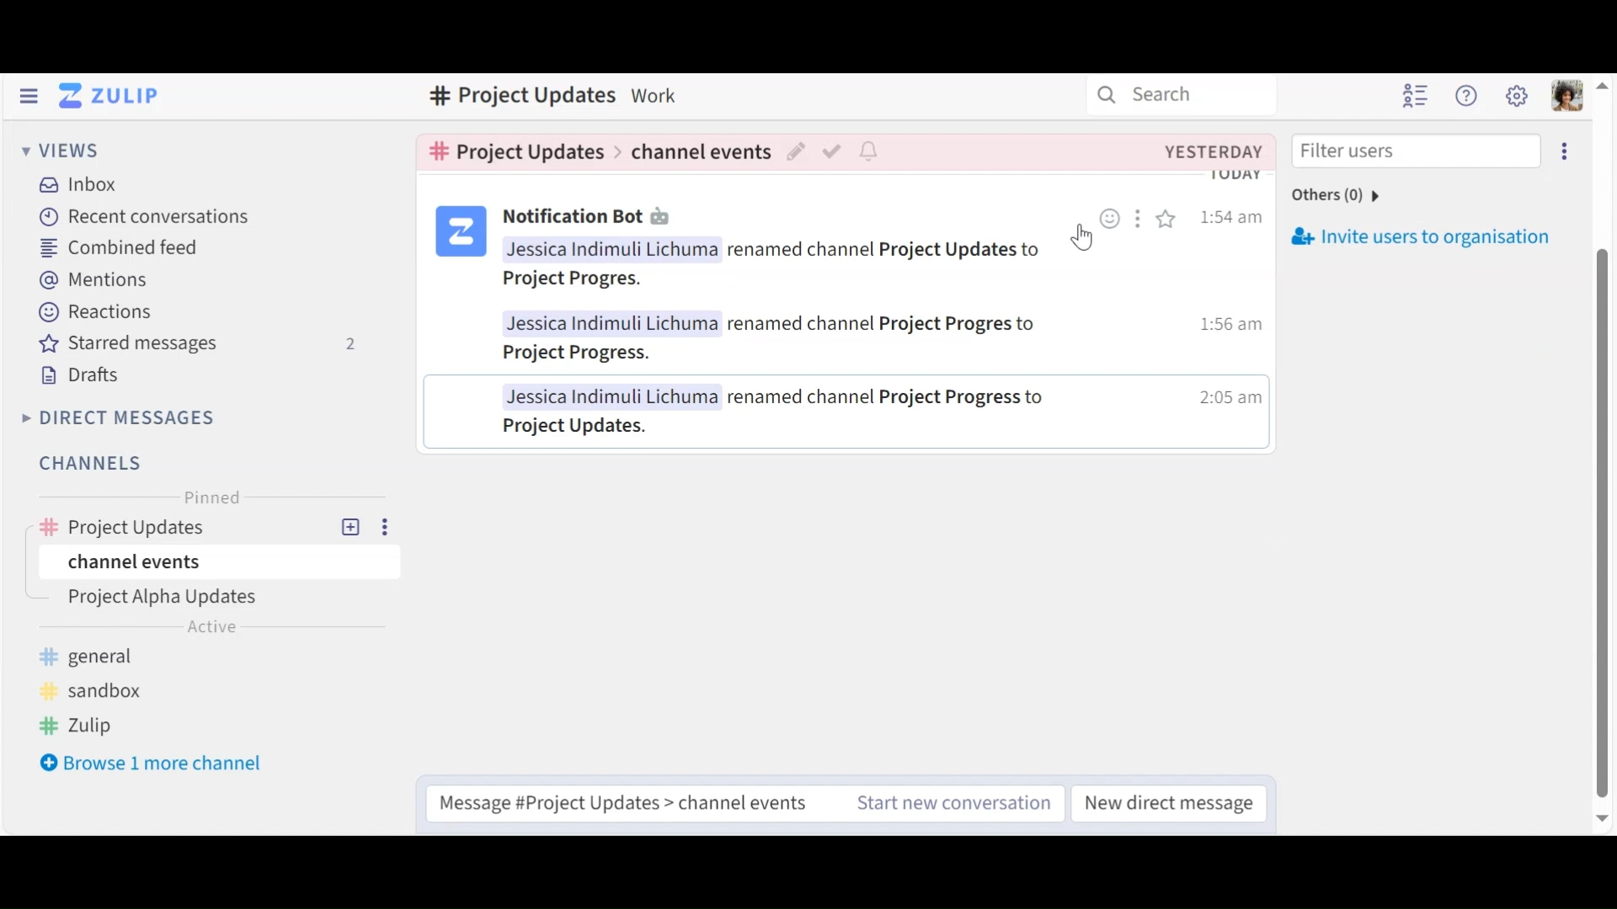 This screenshot has width=1617, height=909. I want to click on Notification bot, so click(590, 217).